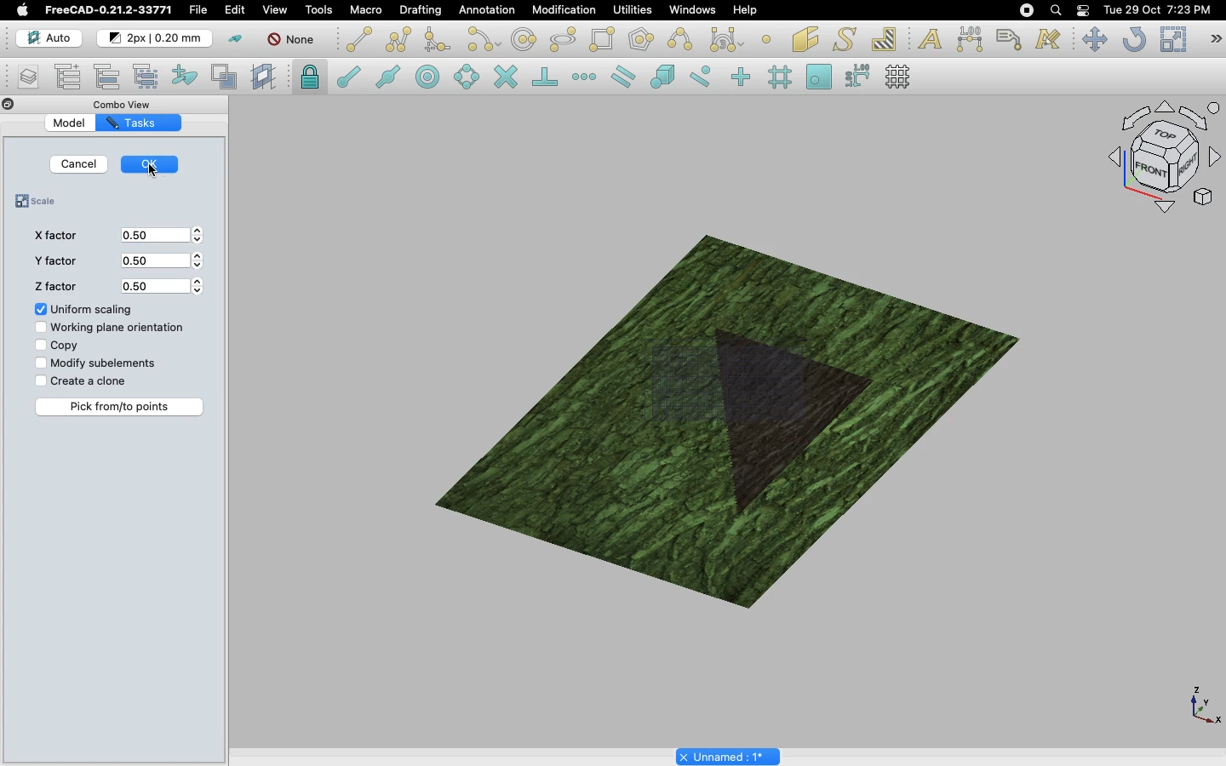  I want to click on Polyline, so click(398, 39).